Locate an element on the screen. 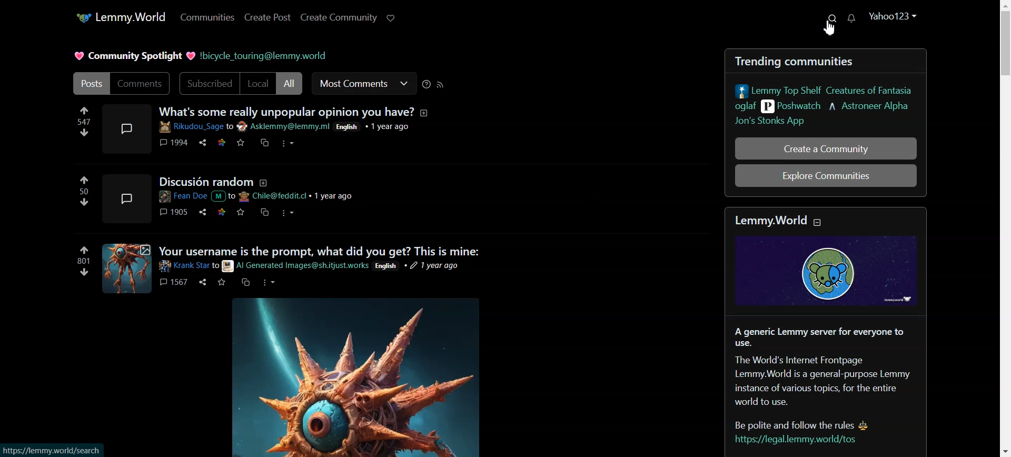 The image size is (1011, 457). Sorting Help is located at coordinates (426, 84).